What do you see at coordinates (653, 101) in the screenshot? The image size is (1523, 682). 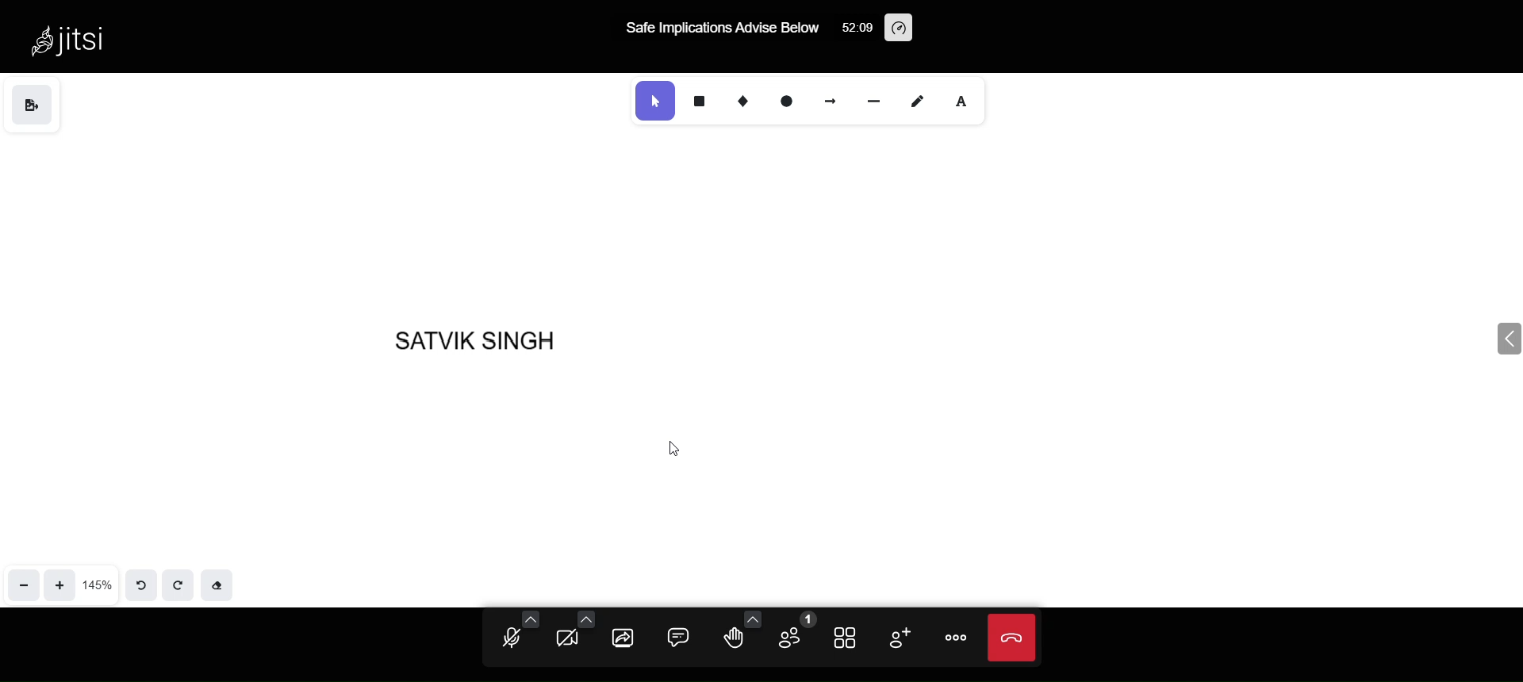 I see `Selection` at bounding box center [653, 101].